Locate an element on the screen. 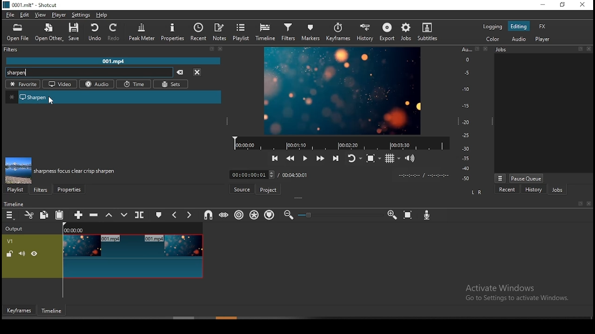  source is located at coordinates (241, 188).